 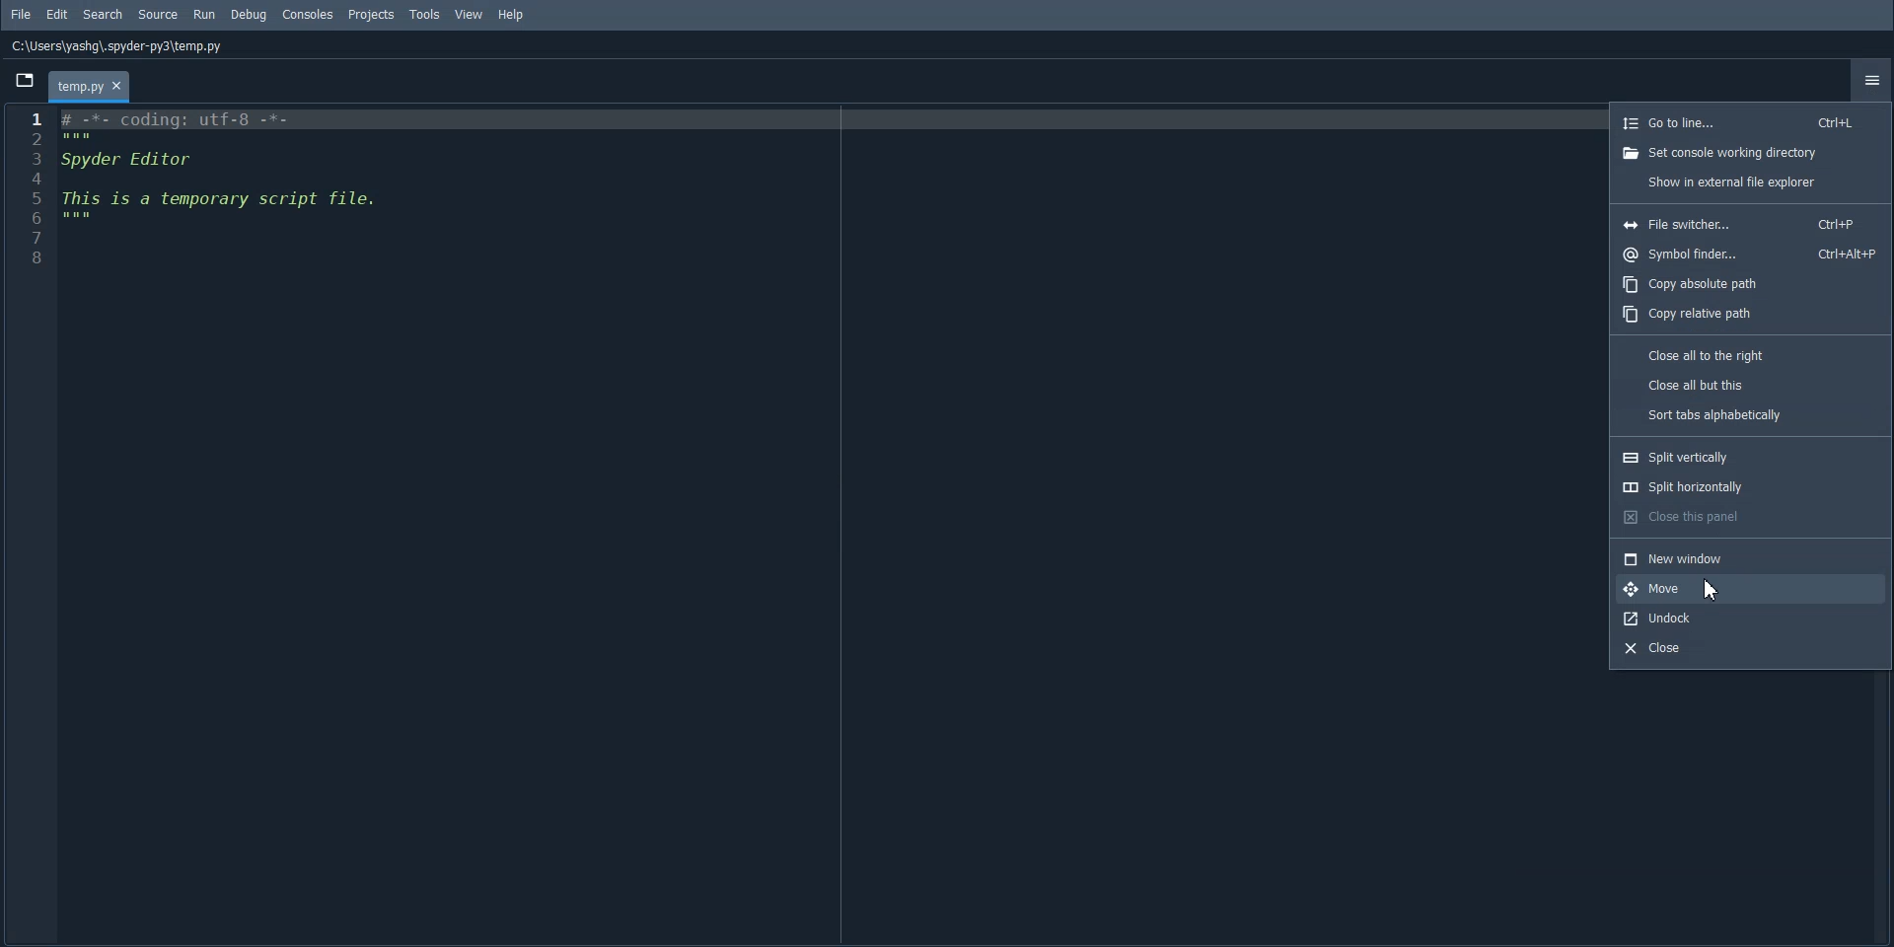 I want to click on temp.py, so click(x=88, y=88).